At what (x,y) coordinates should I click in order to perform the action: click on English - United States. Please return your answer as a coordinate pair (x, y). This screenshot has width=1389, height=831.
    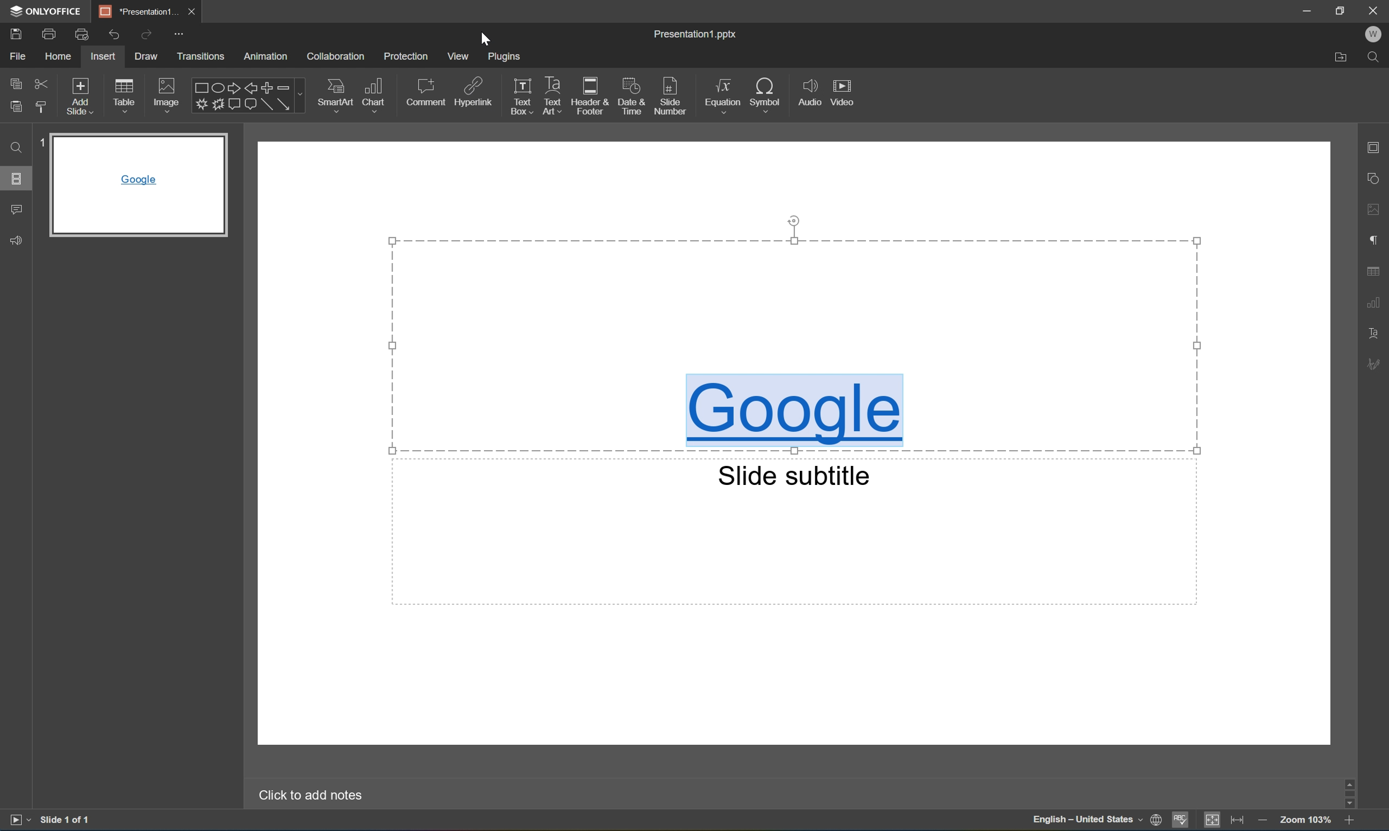
    Looking at the image, I should click on (1085, 820).